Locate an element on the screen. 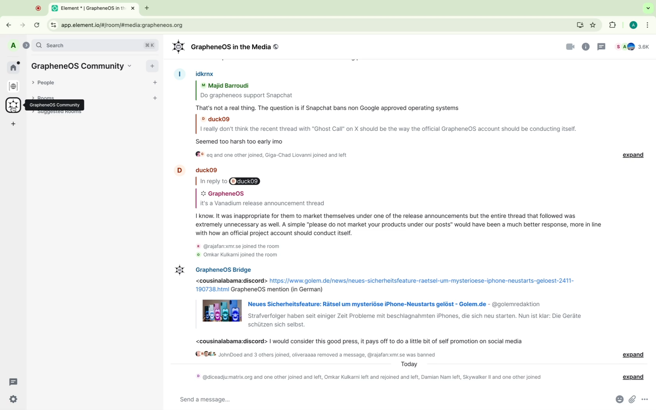 This screenshot has height=410, width=656. Add community is located at coordinates (153, 66).